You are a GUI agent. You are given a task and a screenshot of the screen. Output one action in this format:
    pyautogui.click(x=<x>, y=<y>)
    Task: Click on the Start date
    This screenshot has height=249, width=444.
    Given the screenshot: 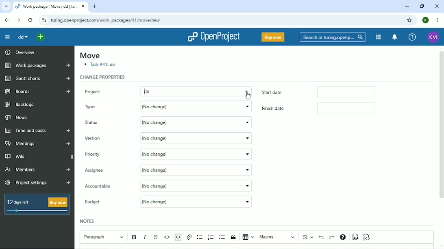 What is the action you would take?
    pyautogui.click(x=284, y=92)
    